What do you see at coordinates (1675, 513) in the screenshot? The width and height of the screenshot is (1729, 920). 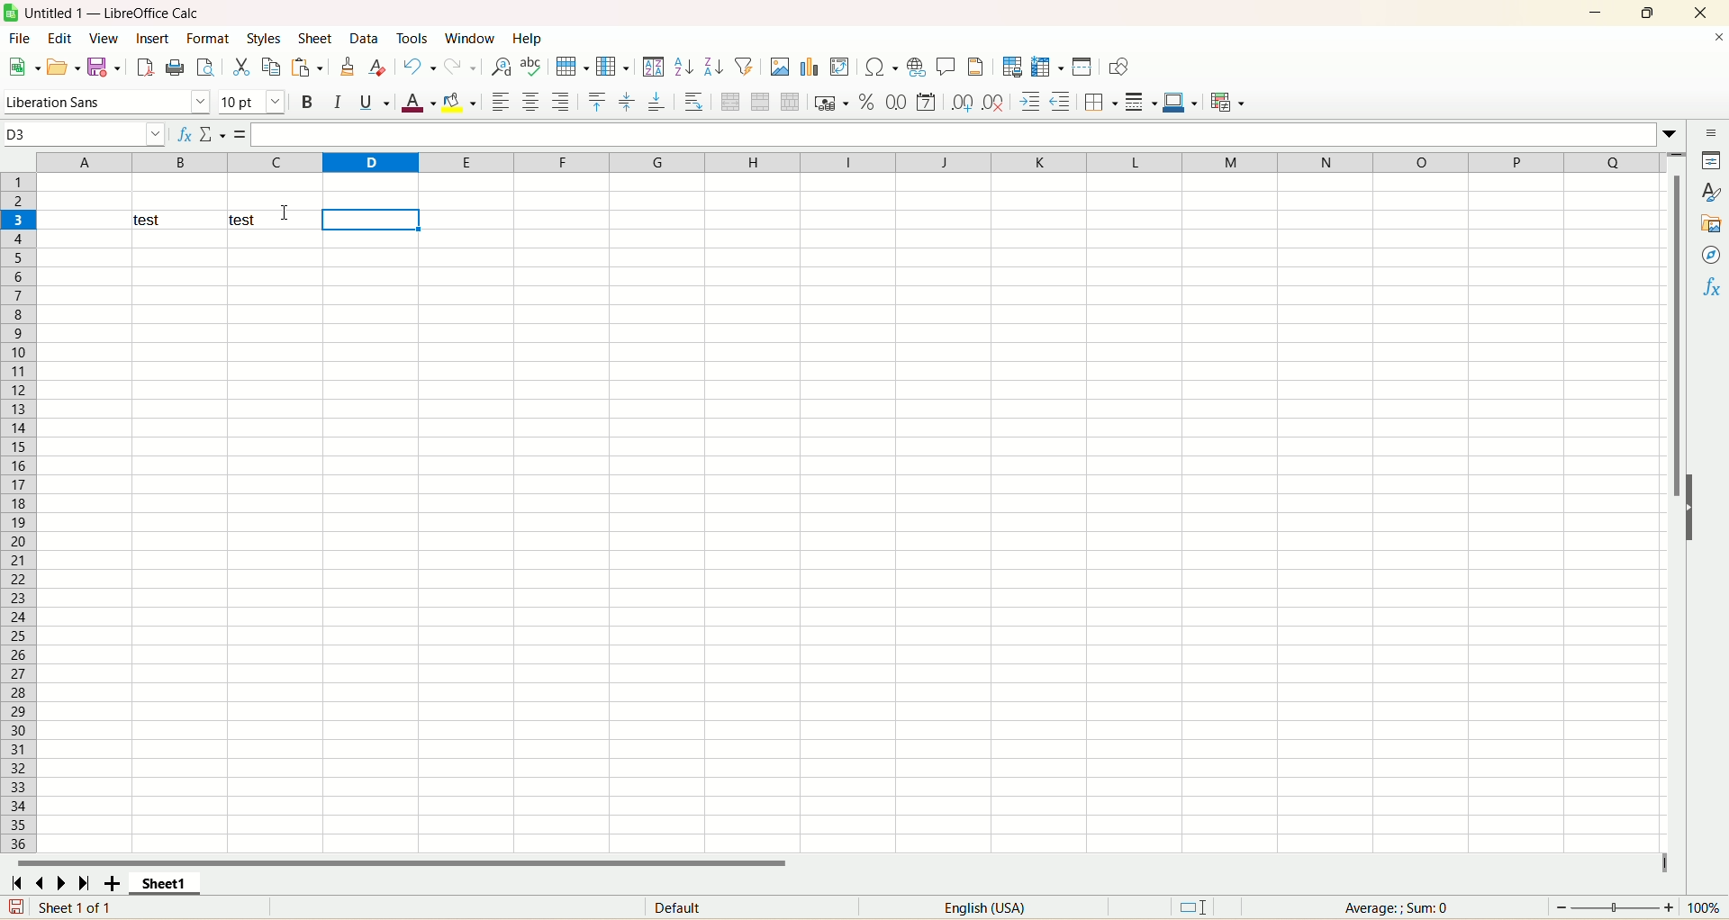 I see `Vertical slide bar` at bounding box center [1675, 513].